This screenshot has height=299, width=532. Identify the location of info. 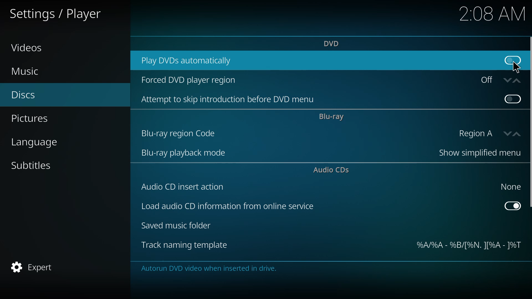
(210, 269).